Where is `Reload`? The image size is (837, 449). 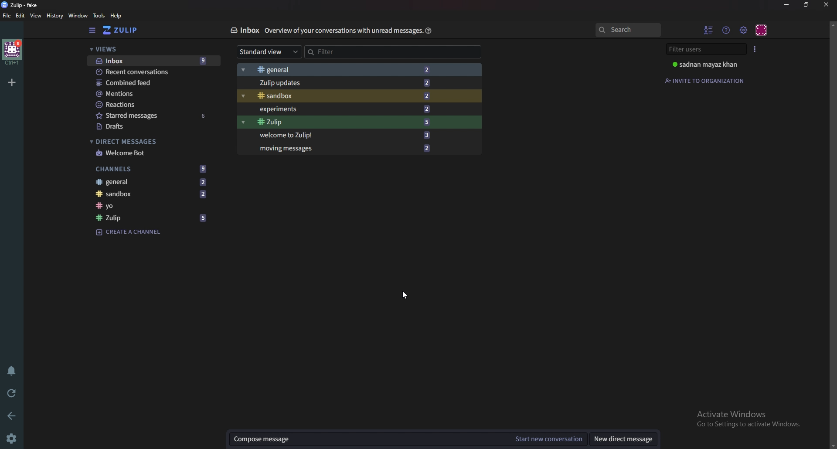
Reload is located at coordinates (11, 393).